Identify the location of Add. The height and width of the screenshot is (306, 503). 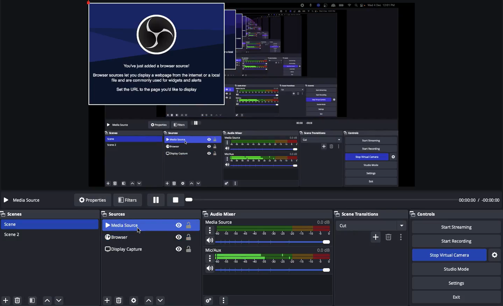
(6, 300).